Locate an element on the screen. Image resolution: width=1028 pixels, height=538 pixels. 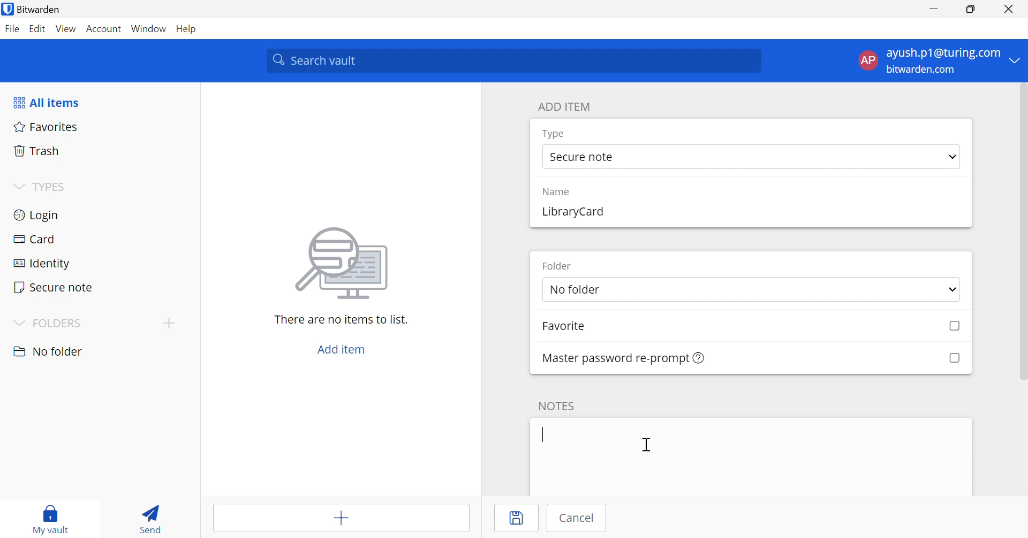
Cursor is located at coordinates (647, 444).